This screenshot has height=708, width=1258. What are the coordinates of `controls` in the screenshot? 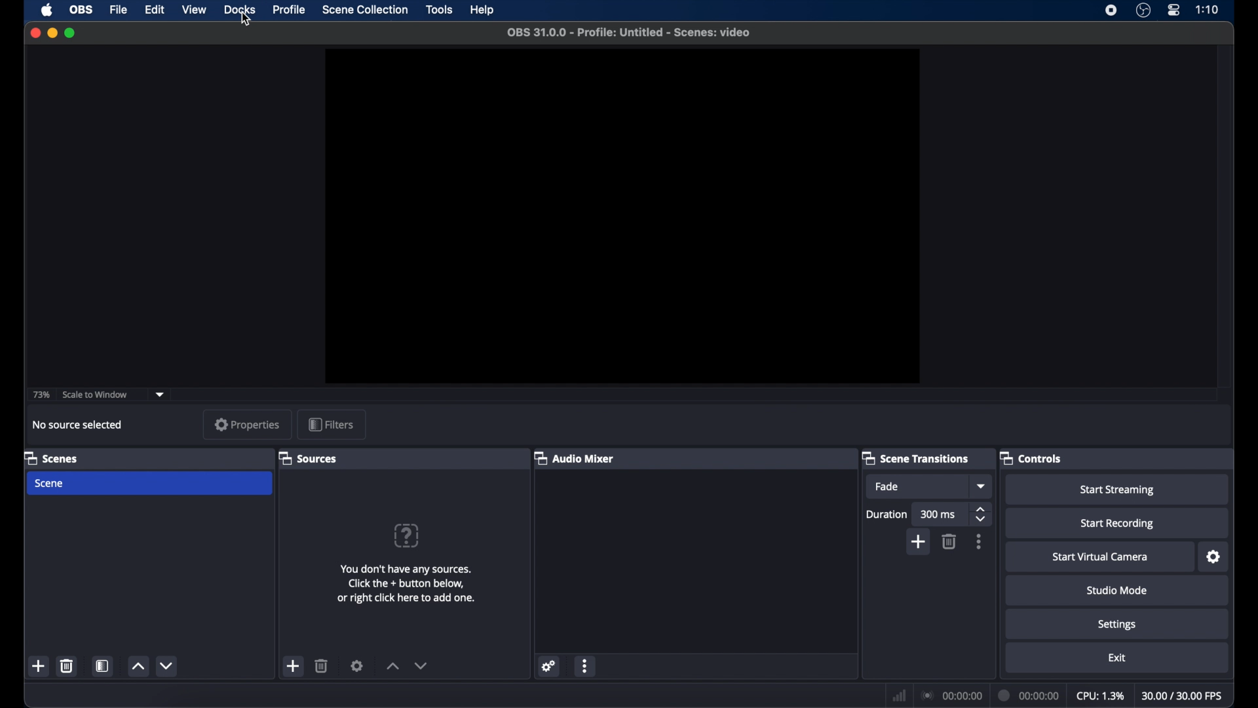 It's located at (1031, 458).